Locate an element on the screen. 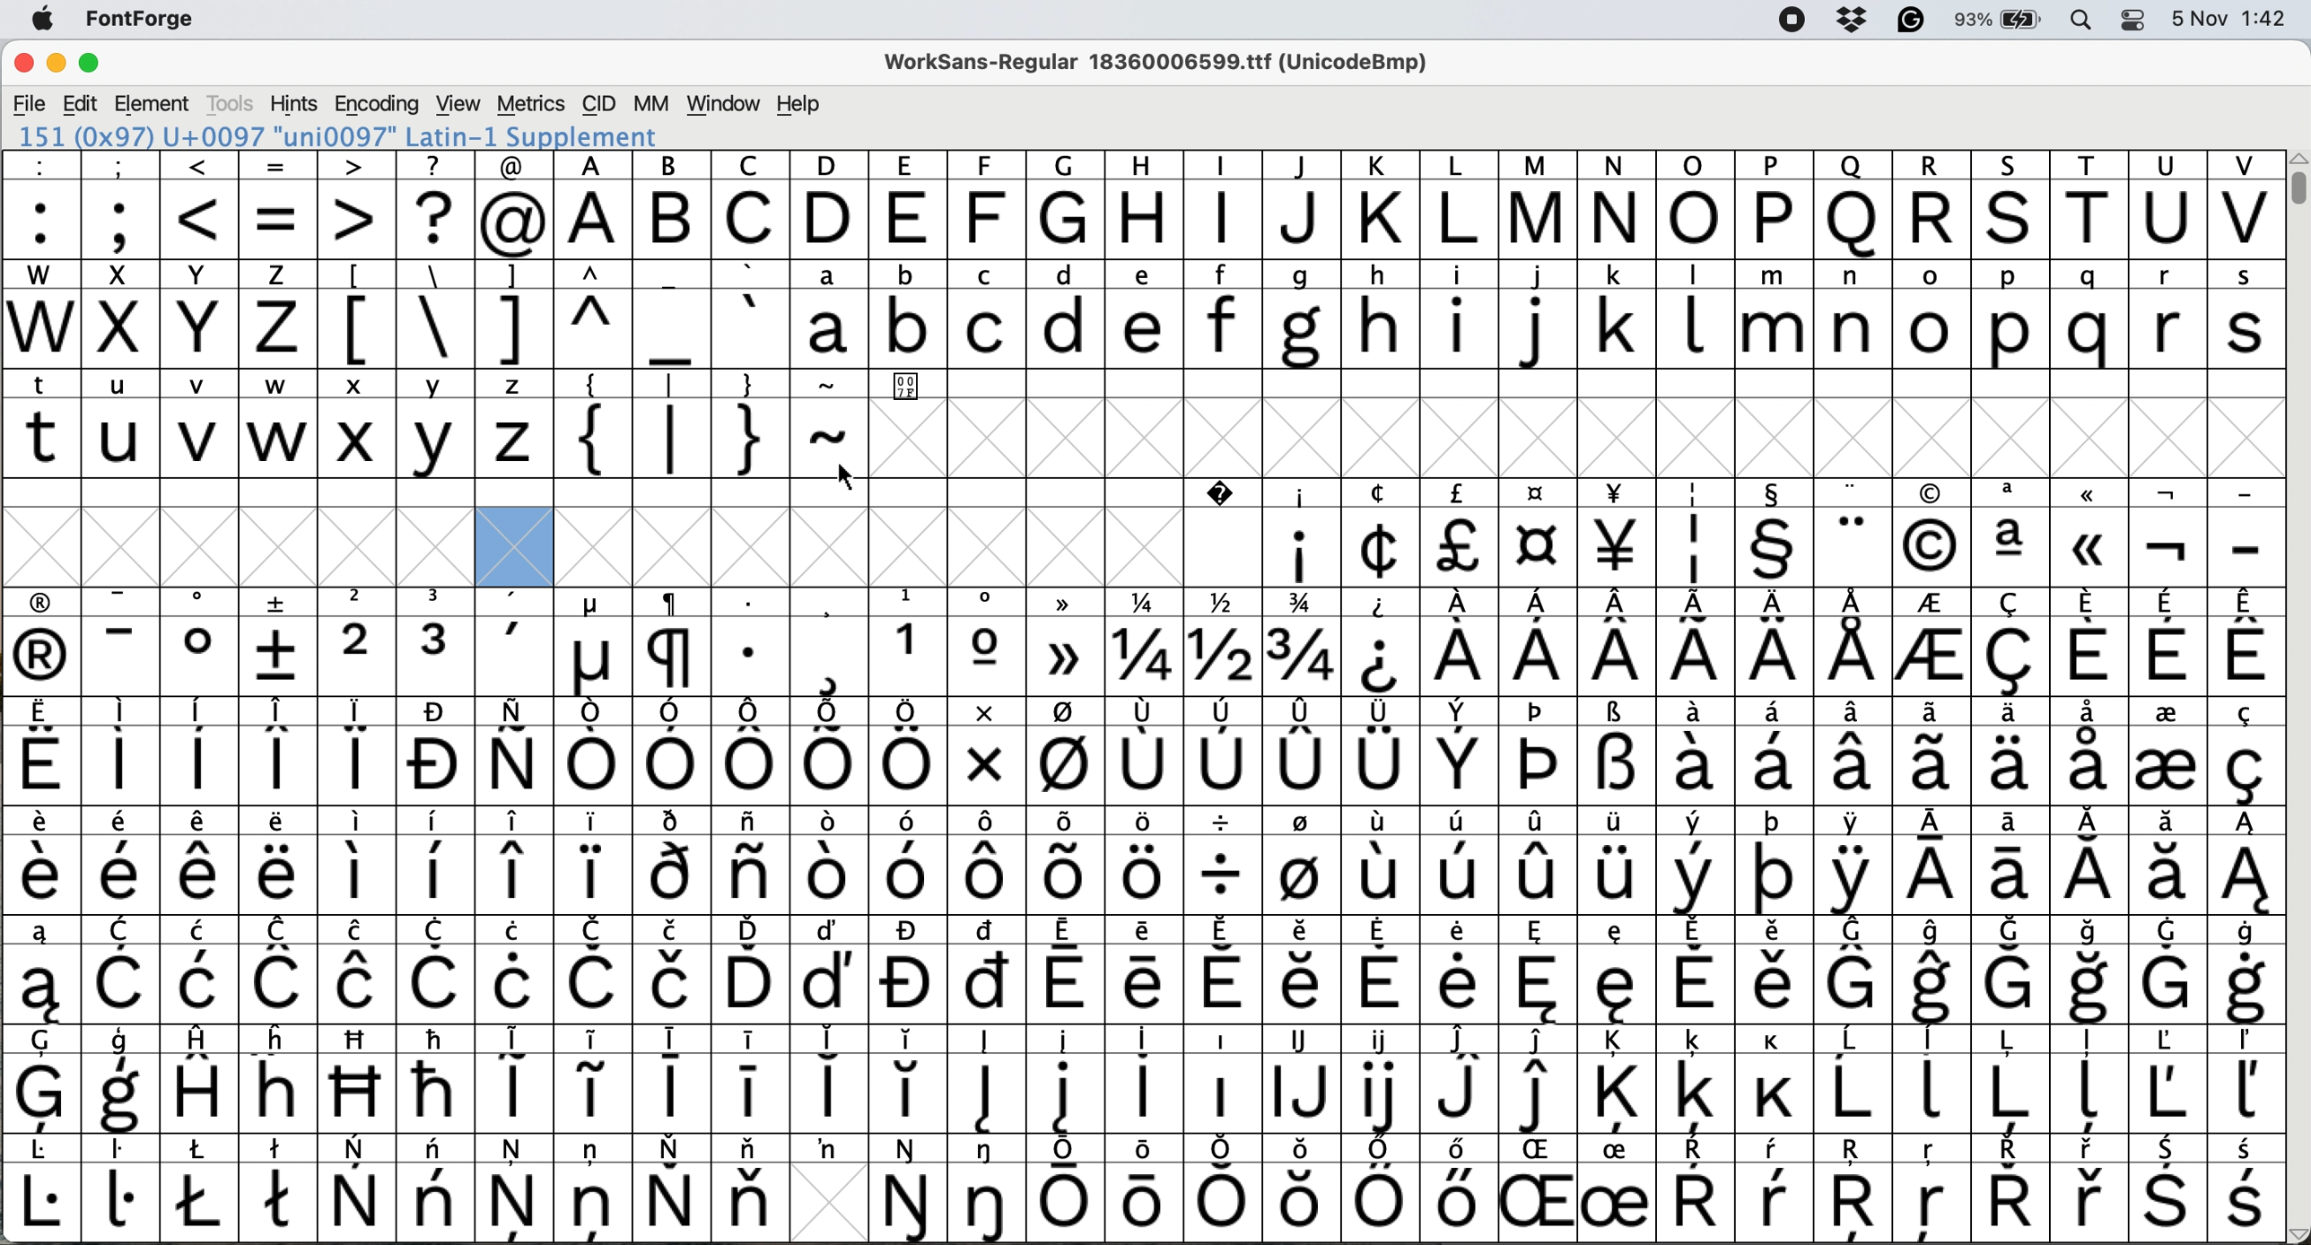 The width and height of the screenshot is (2311, 1245). symbol is located at coordinates (2248, 1190).